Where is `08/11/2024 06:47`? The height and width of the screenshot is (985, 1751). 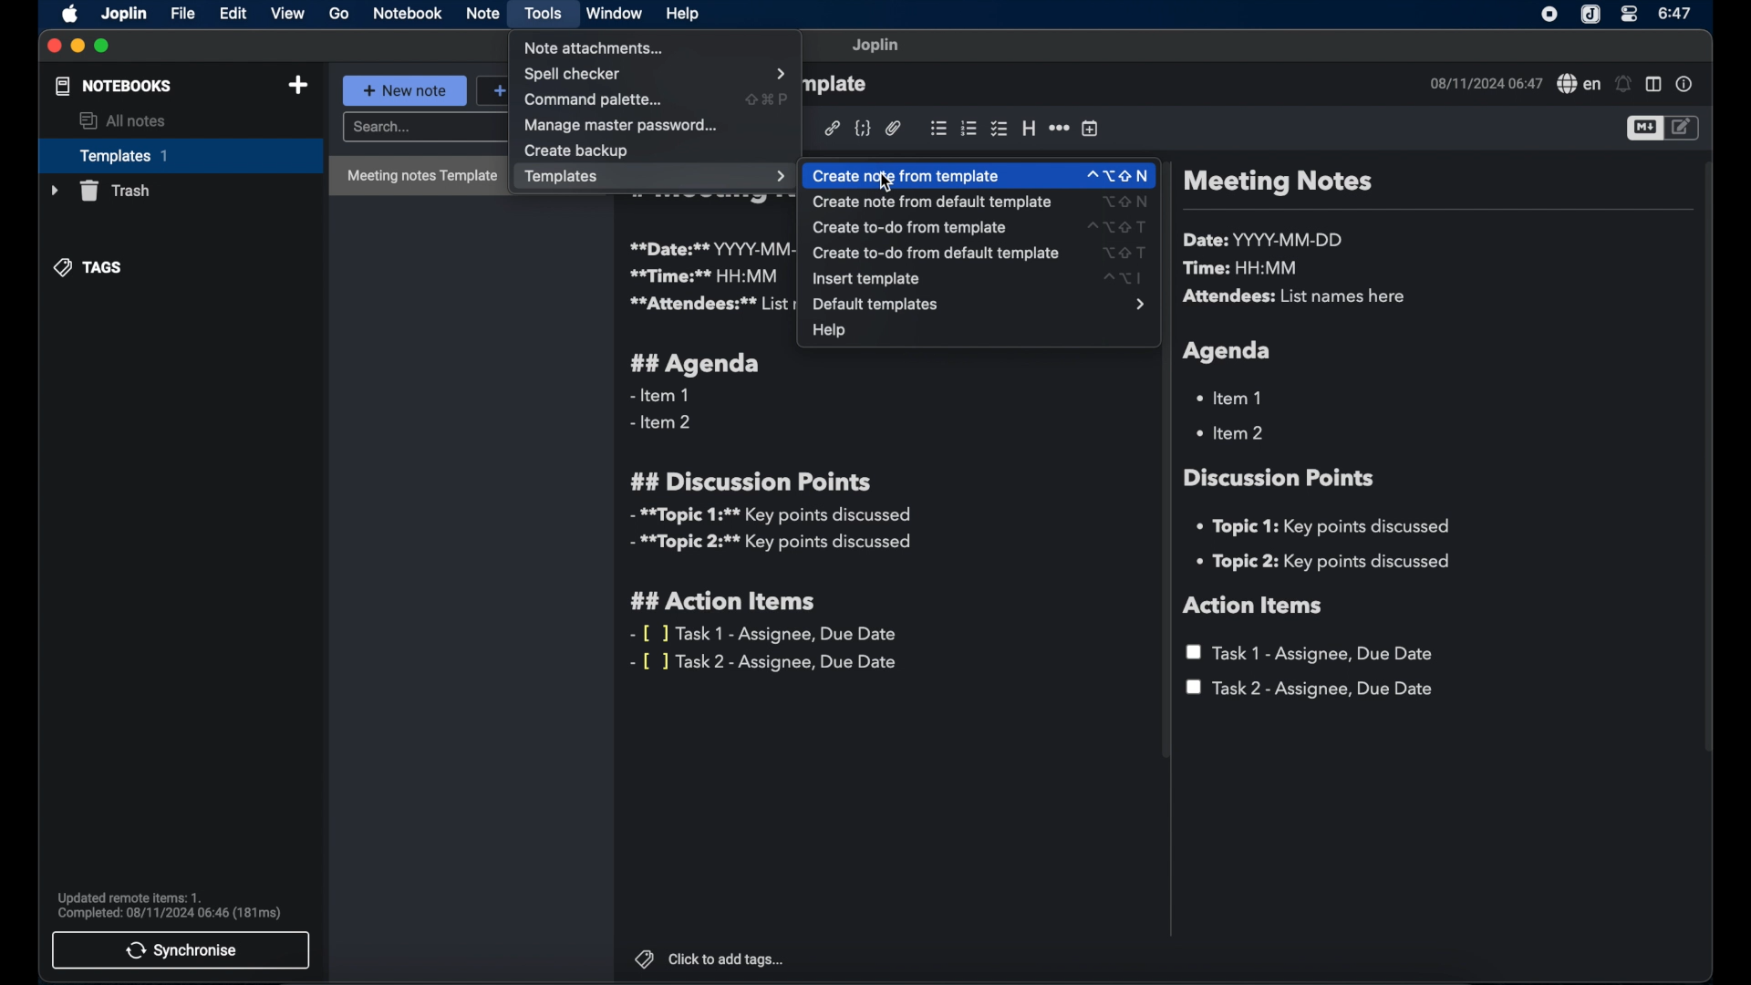 08/11/2024 06:47 is located at coordinates (1484, 83).